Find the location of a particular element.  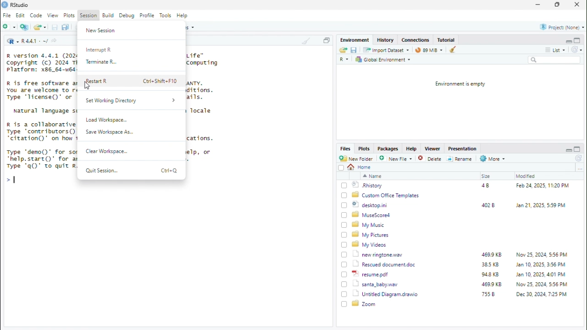

send file is located at coordinates (343, 50).